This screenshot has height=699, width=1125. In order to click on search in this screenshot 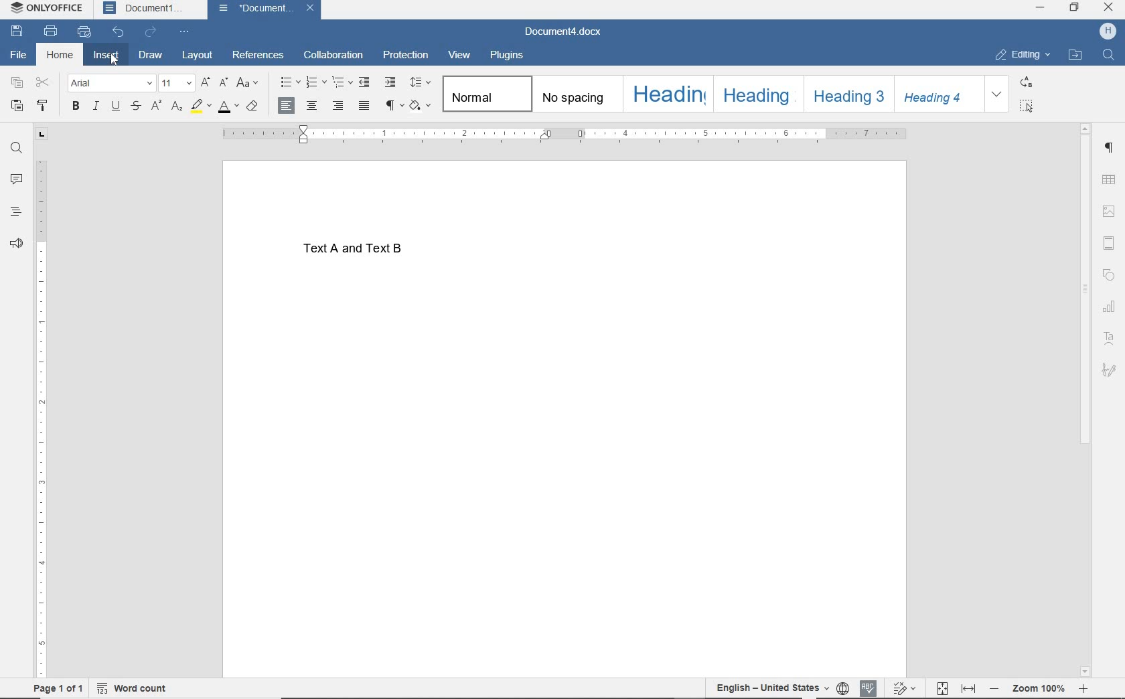, I will do `click(1106, 56)`.